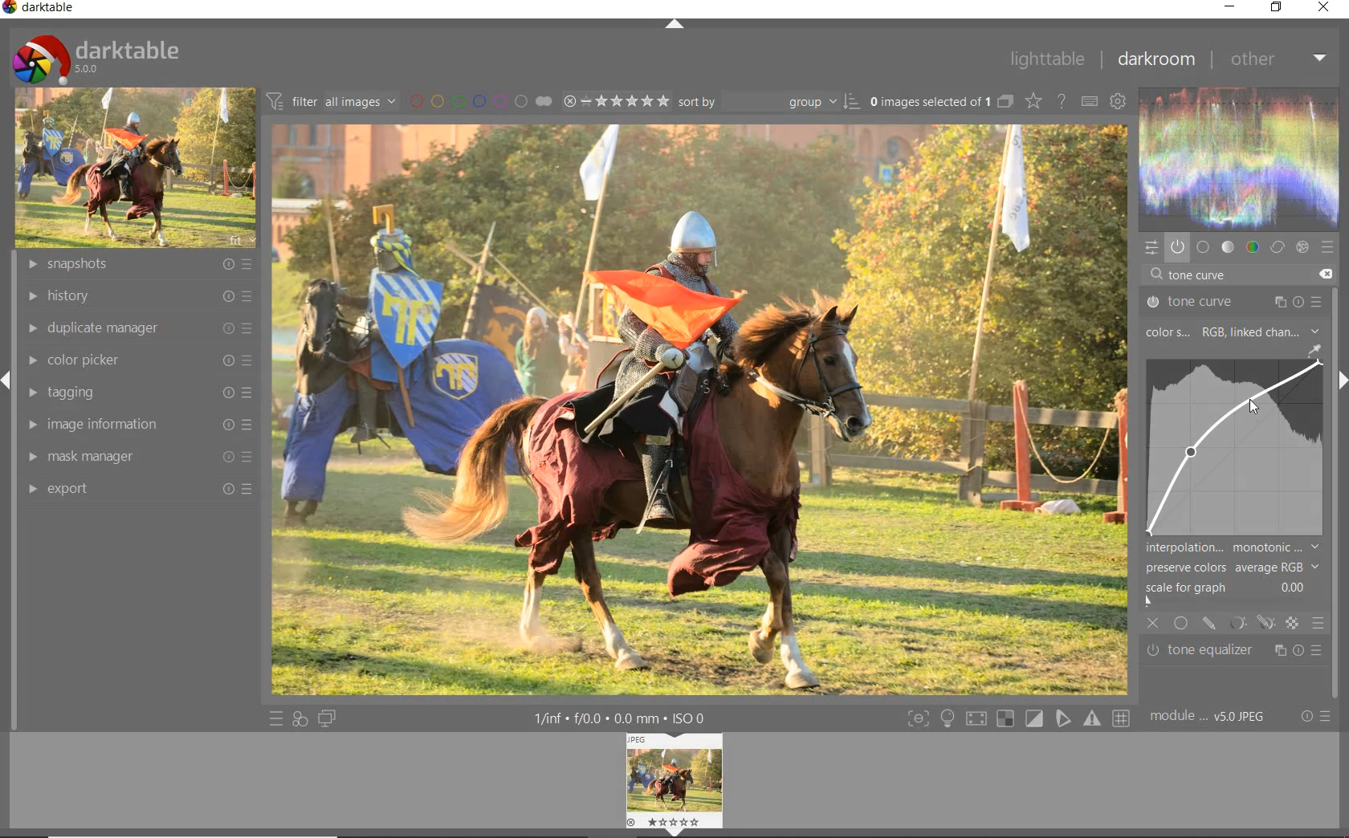 This screenshot has width=1349, height=838. I want to click on base, so click(1203, 248).